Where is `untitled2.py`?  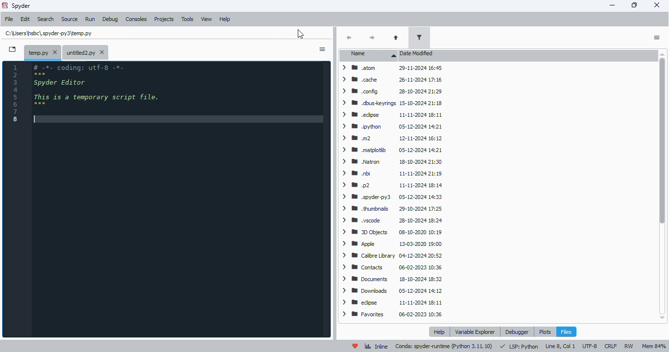 untitled2.py is located at coordinates (80, 52).